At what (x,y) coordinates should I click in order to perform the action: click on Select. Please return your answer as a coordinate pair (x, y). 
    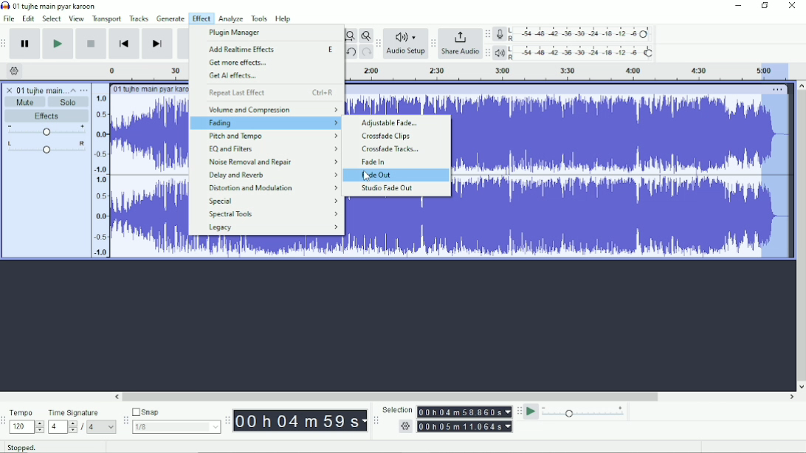
    Looking at the image, I should click on (52, 19).